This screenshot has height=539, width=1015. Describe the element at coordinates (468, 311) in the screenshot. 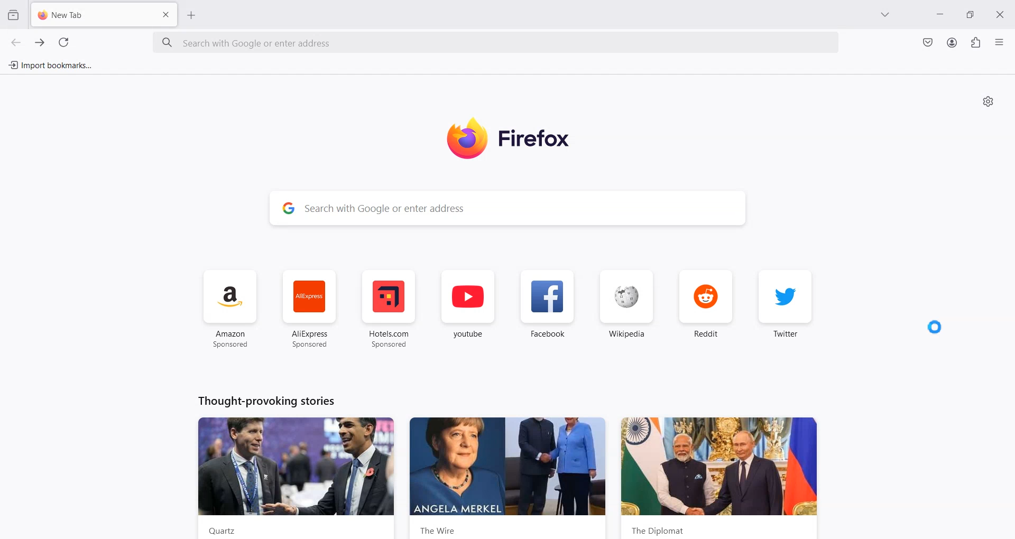

I see `youtube` at that location.